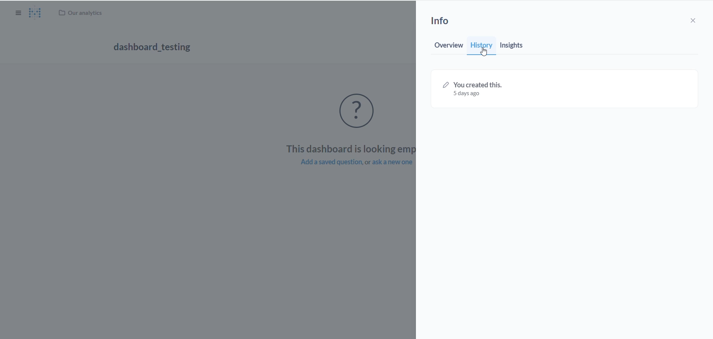 The image size is (713, 339). Describe the element at coordinates (367, 163) in the screenshot. I see `or` at that location.